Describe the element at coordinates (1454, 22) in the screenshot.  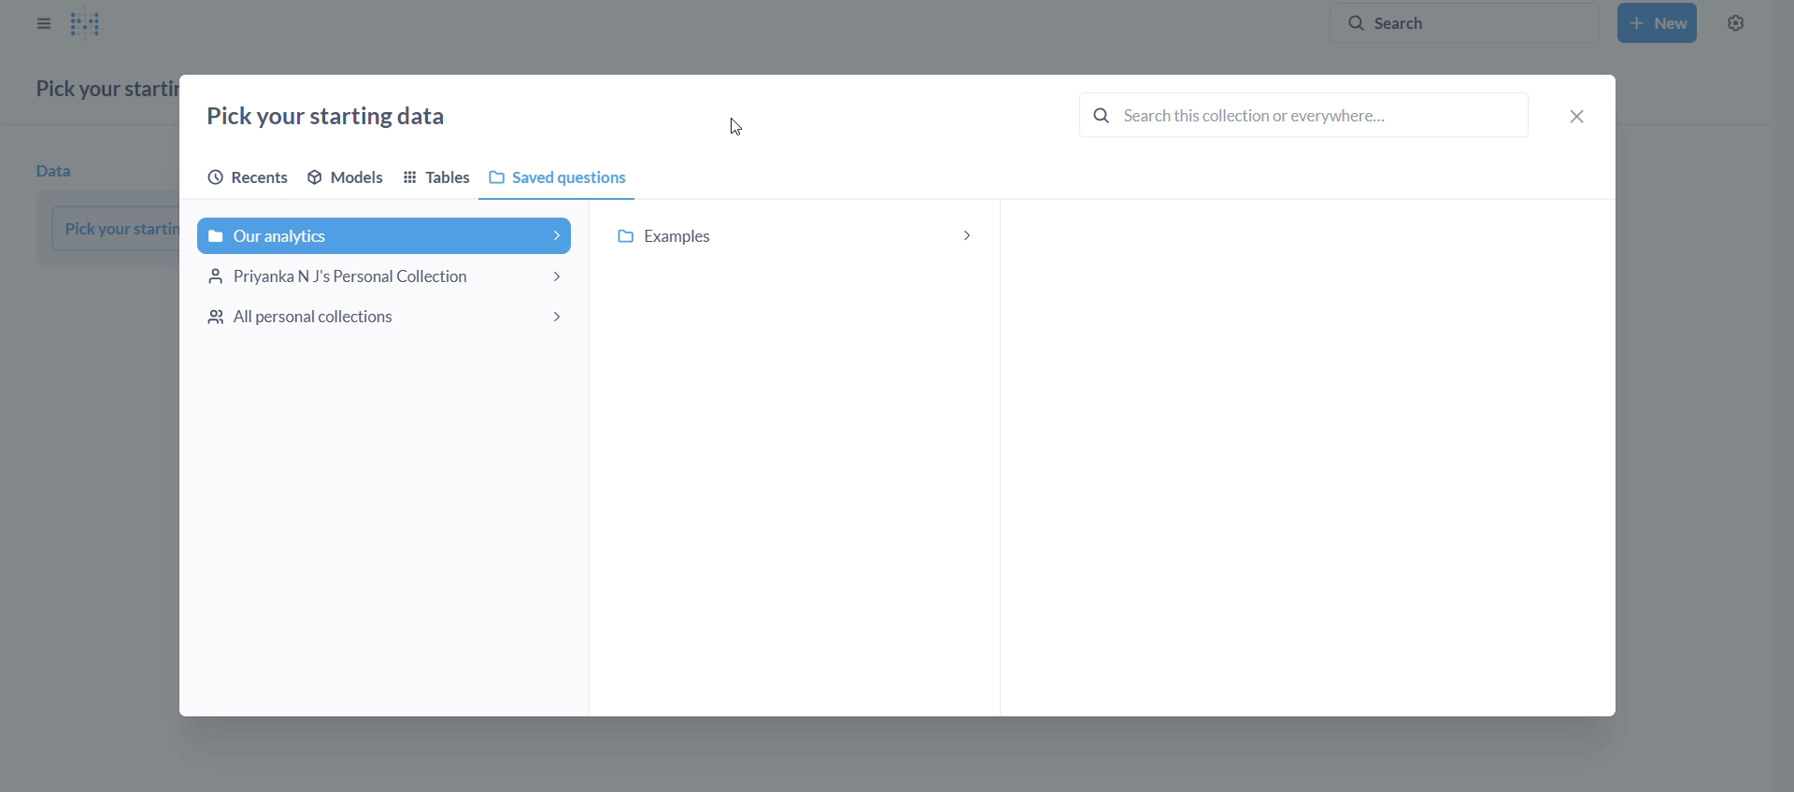
I see `search` at that location.